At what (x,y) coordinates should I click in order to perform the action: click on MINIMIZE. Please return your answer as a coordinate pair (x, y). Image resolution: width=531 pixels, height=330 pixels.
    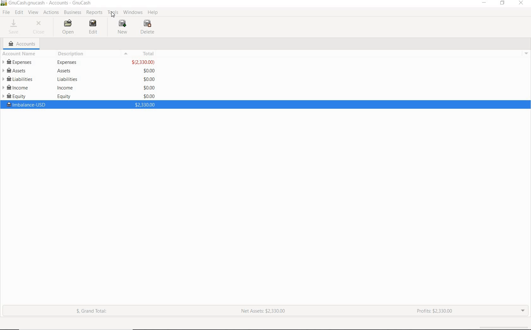
    Looking at the image, I should click on (484, 3).